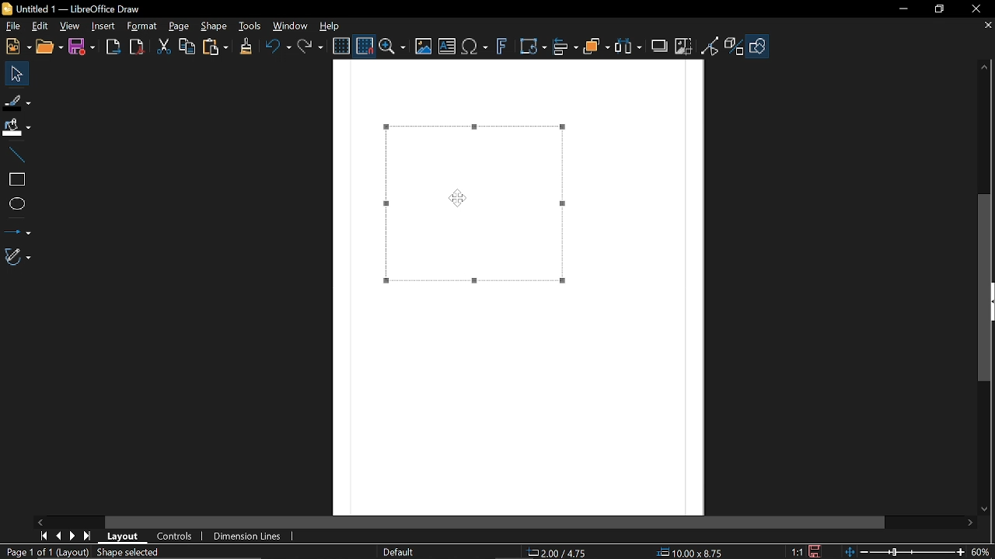 The height and width of the screenshot is (559, 995). What do you see at coordinates (795, 551) in the screenshot?
I see `proportion` at bounding box center [795, 551].